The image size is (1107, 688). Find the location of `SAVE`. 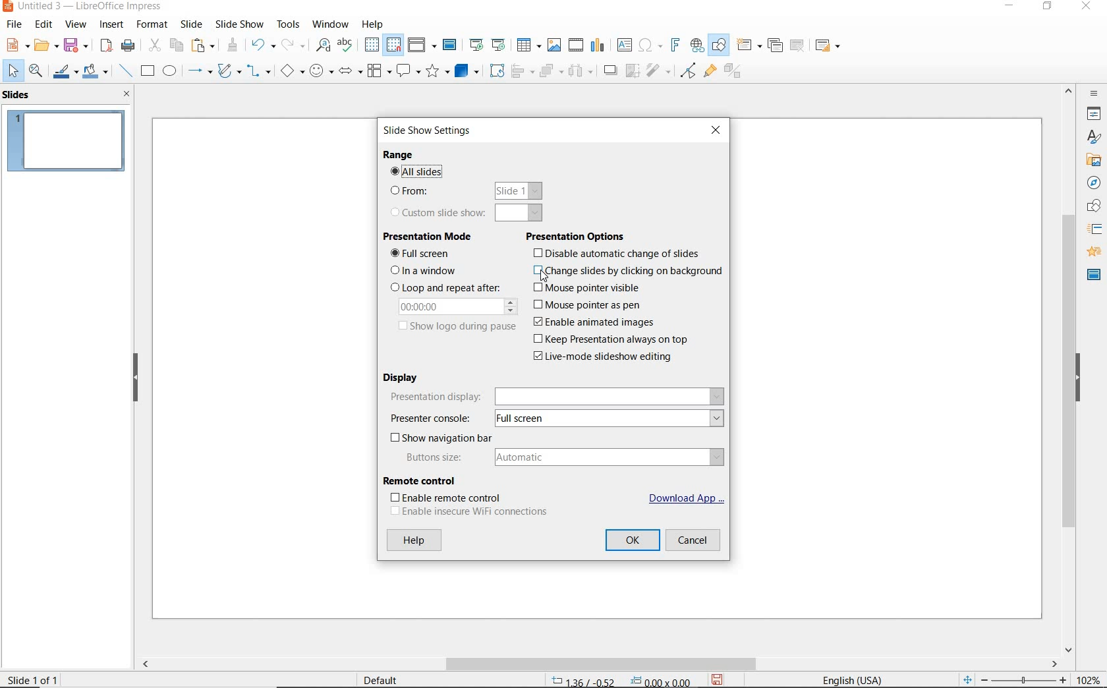

SAVE is located at coordinates (78, 45).